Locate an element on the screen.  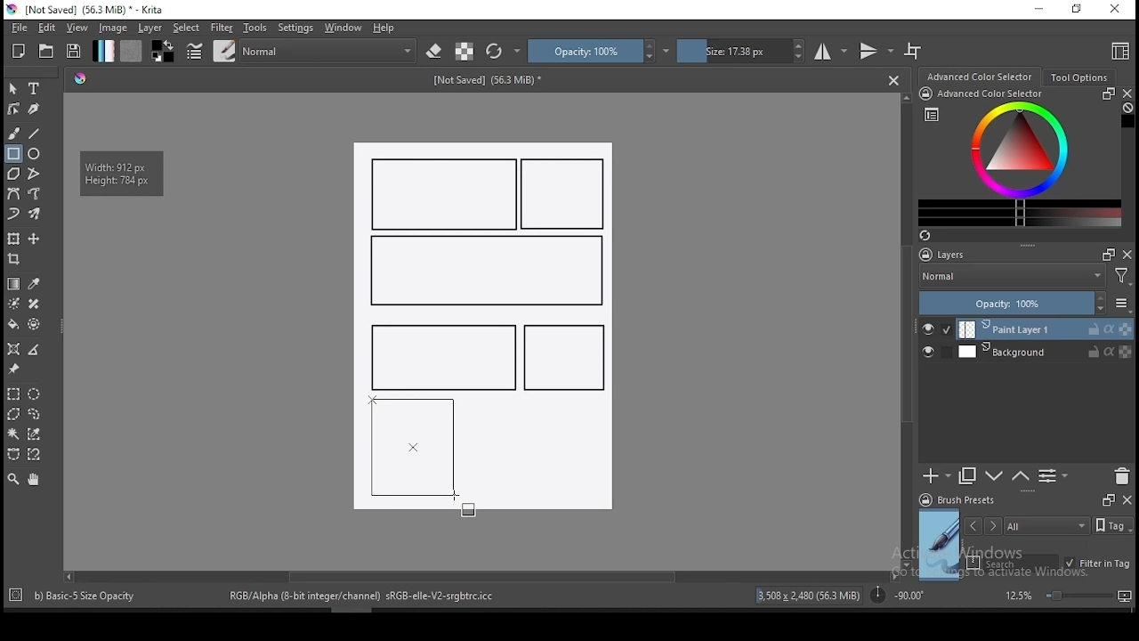
Refresh is located at coordinates (932, 237).